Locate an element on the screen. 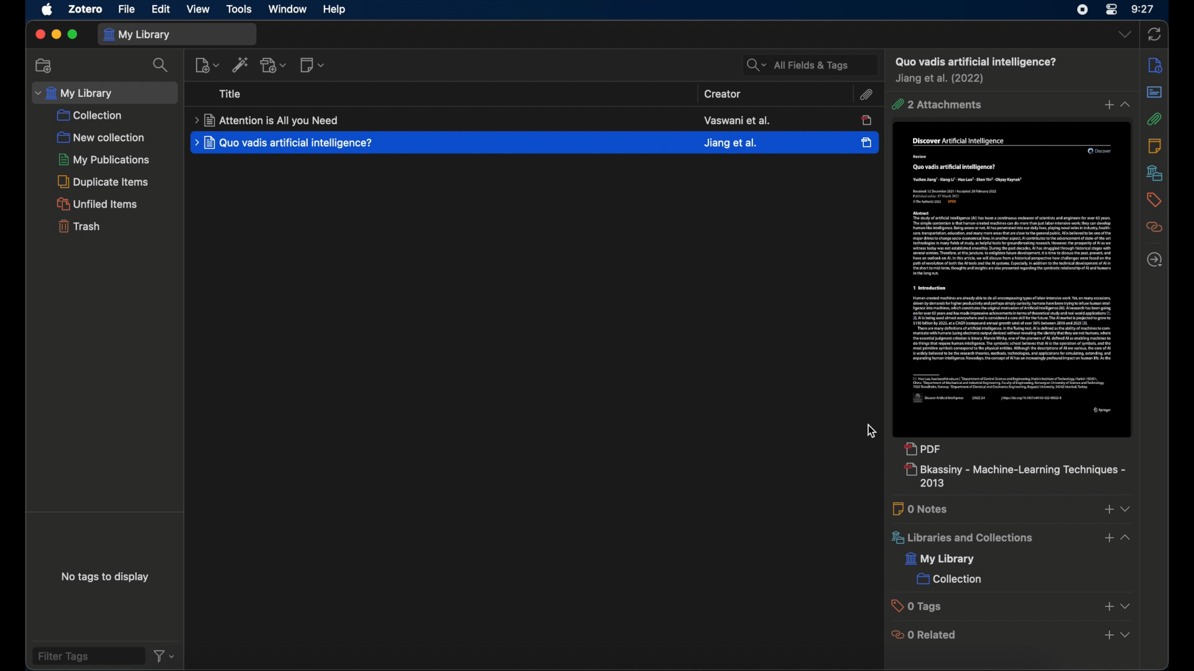 This screenshot has height=671, width=1194. new note is located at coordinates (313, 65).